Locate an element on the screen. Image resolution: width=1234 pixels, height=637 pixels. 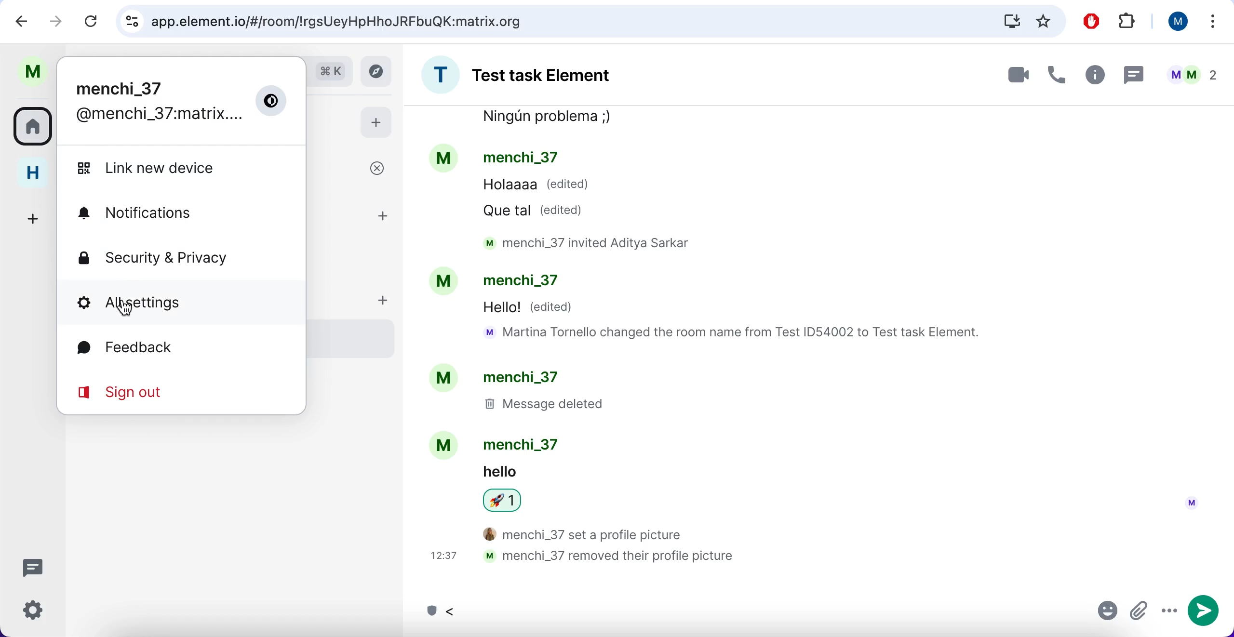
all settings is located at coordinates (171, 303).